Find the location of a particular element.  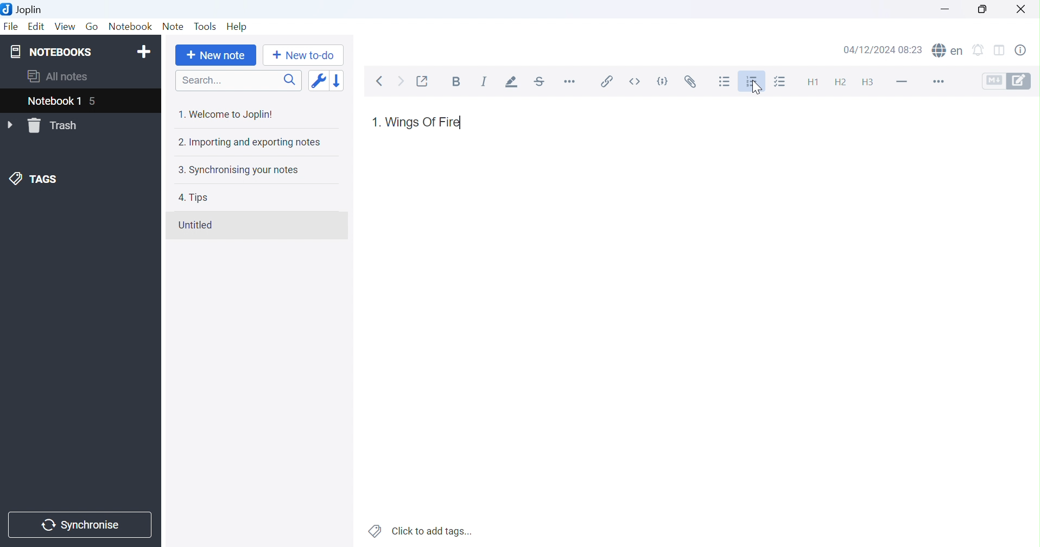

2. Importing and exporting notes is located at coordinates (248, 142).